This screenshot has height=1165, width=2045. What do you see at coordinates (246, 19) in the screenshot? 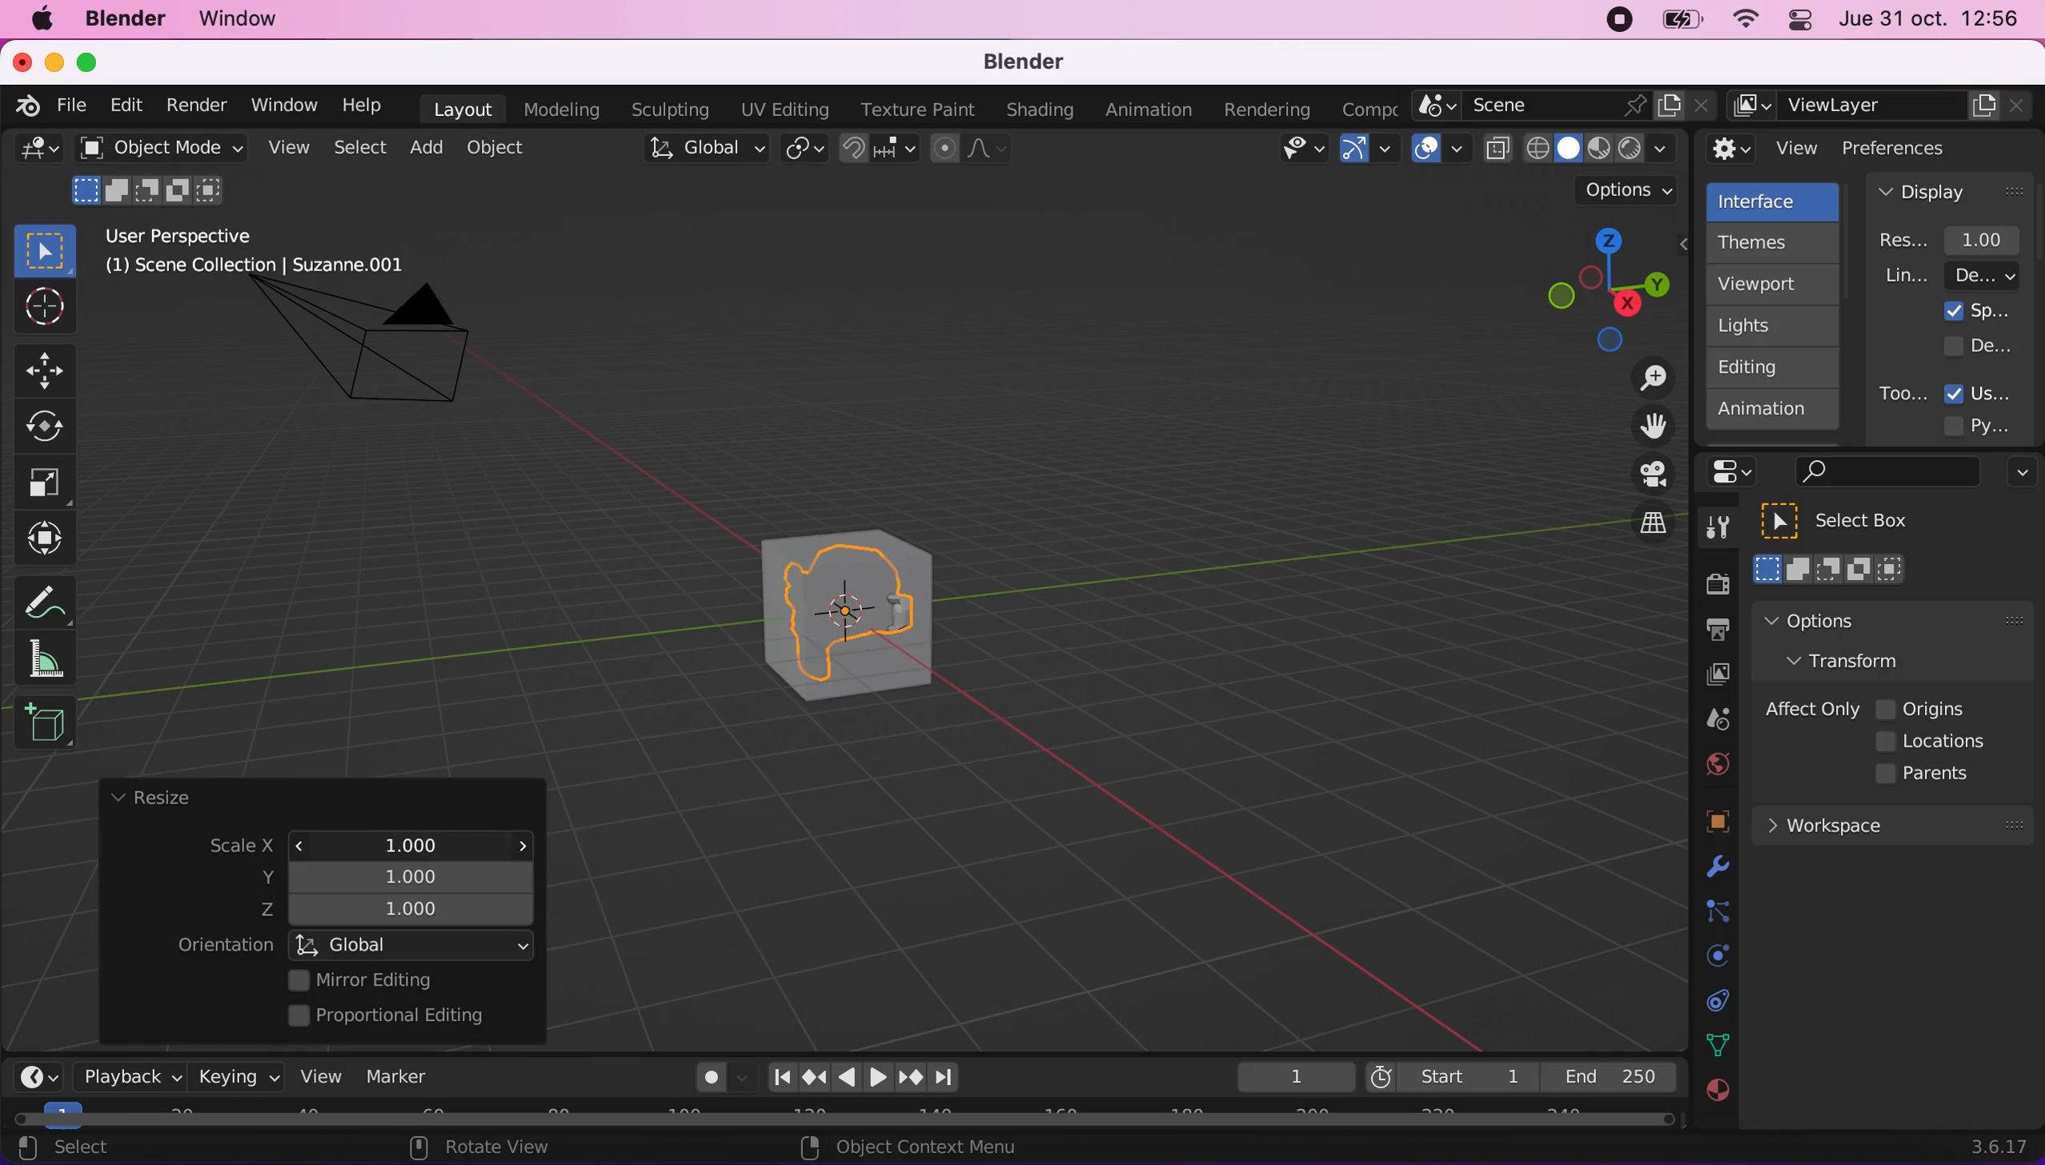
I see `window` at bounding box center [246, 19].